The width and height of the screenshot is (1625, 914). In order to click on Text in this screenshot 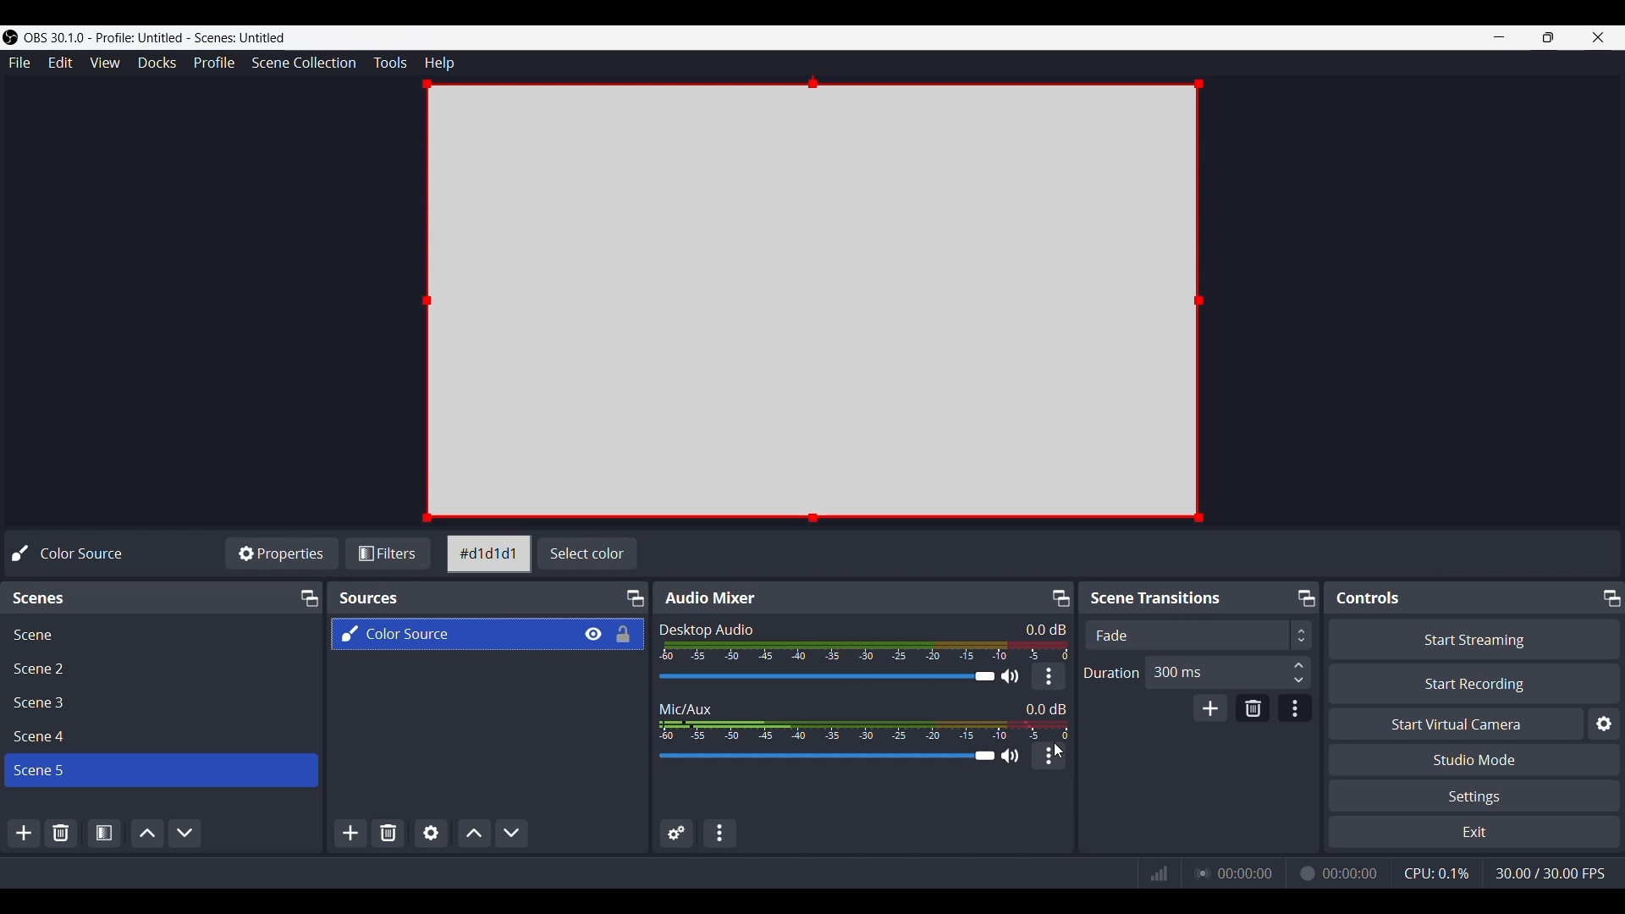, I will do `click(691, 708)`.